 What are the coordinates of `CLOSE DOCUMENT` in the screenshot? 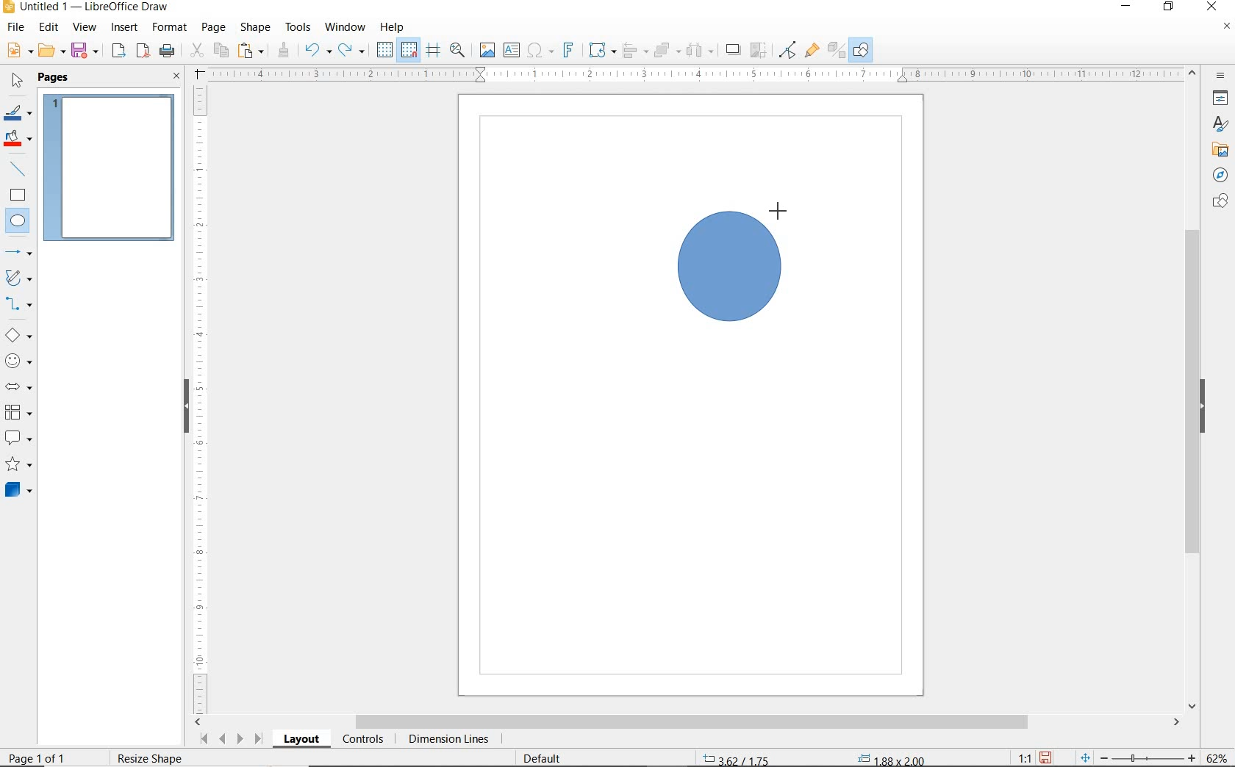 It's located at (1226, 28).